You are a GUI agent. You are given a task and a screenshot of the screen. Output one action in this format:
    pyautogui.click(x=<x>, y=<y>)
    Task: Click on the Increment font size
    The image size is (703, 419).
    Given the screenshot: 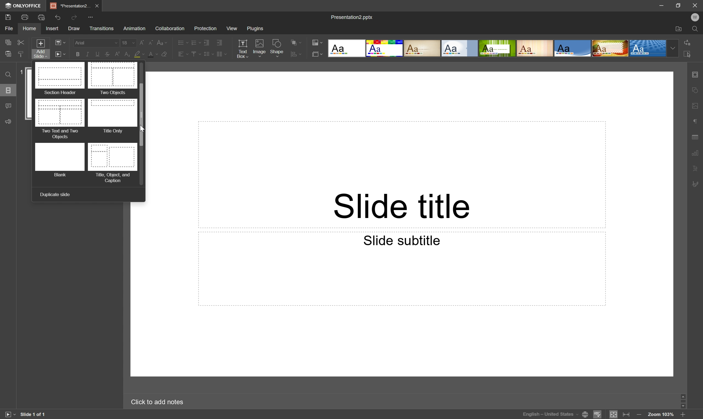 What is the action you would take?
    pyautogui.click(x=140, y=41)
    